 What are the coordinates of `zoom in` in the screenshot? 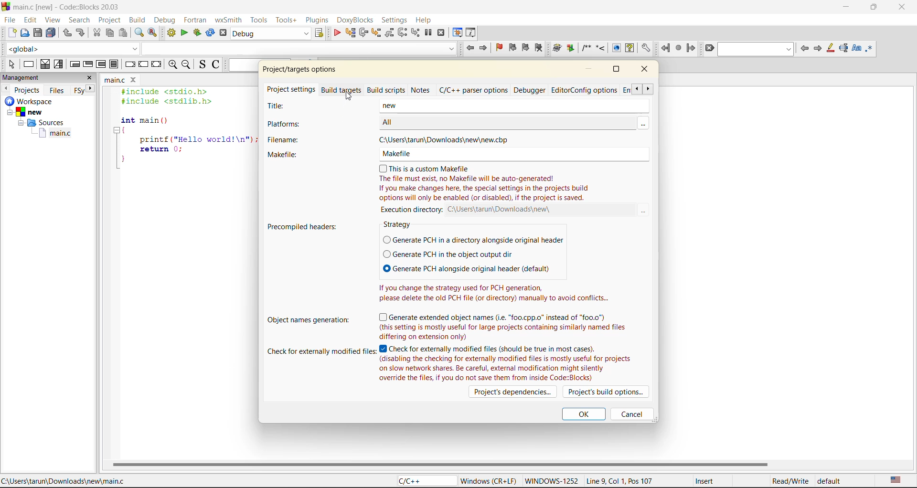 It's located at (172, 65).